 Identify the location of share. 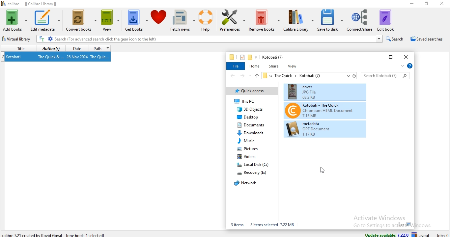
(273, 66).